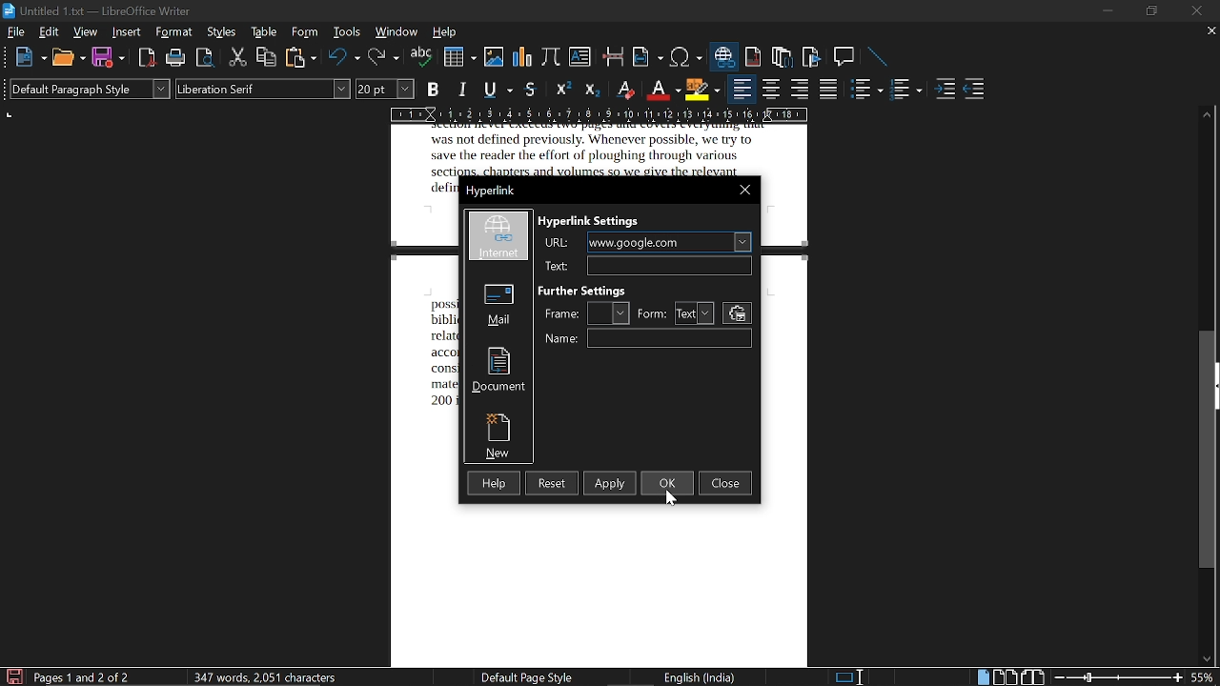 Image resolution: width=1220 pixels, height=686 pixels. What do you see at coordinates (845, 57) in the screenshot?
I see `insert comment` at bounding box center [845, 57].